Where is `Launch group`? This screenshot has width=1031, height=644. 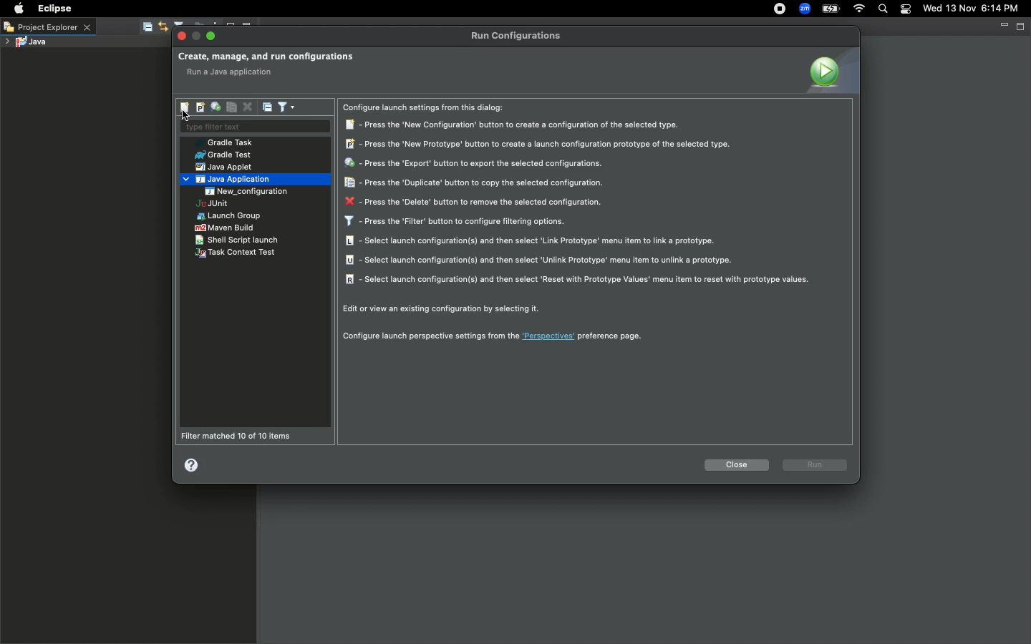 Launch group is located at coordinates (231, 216).